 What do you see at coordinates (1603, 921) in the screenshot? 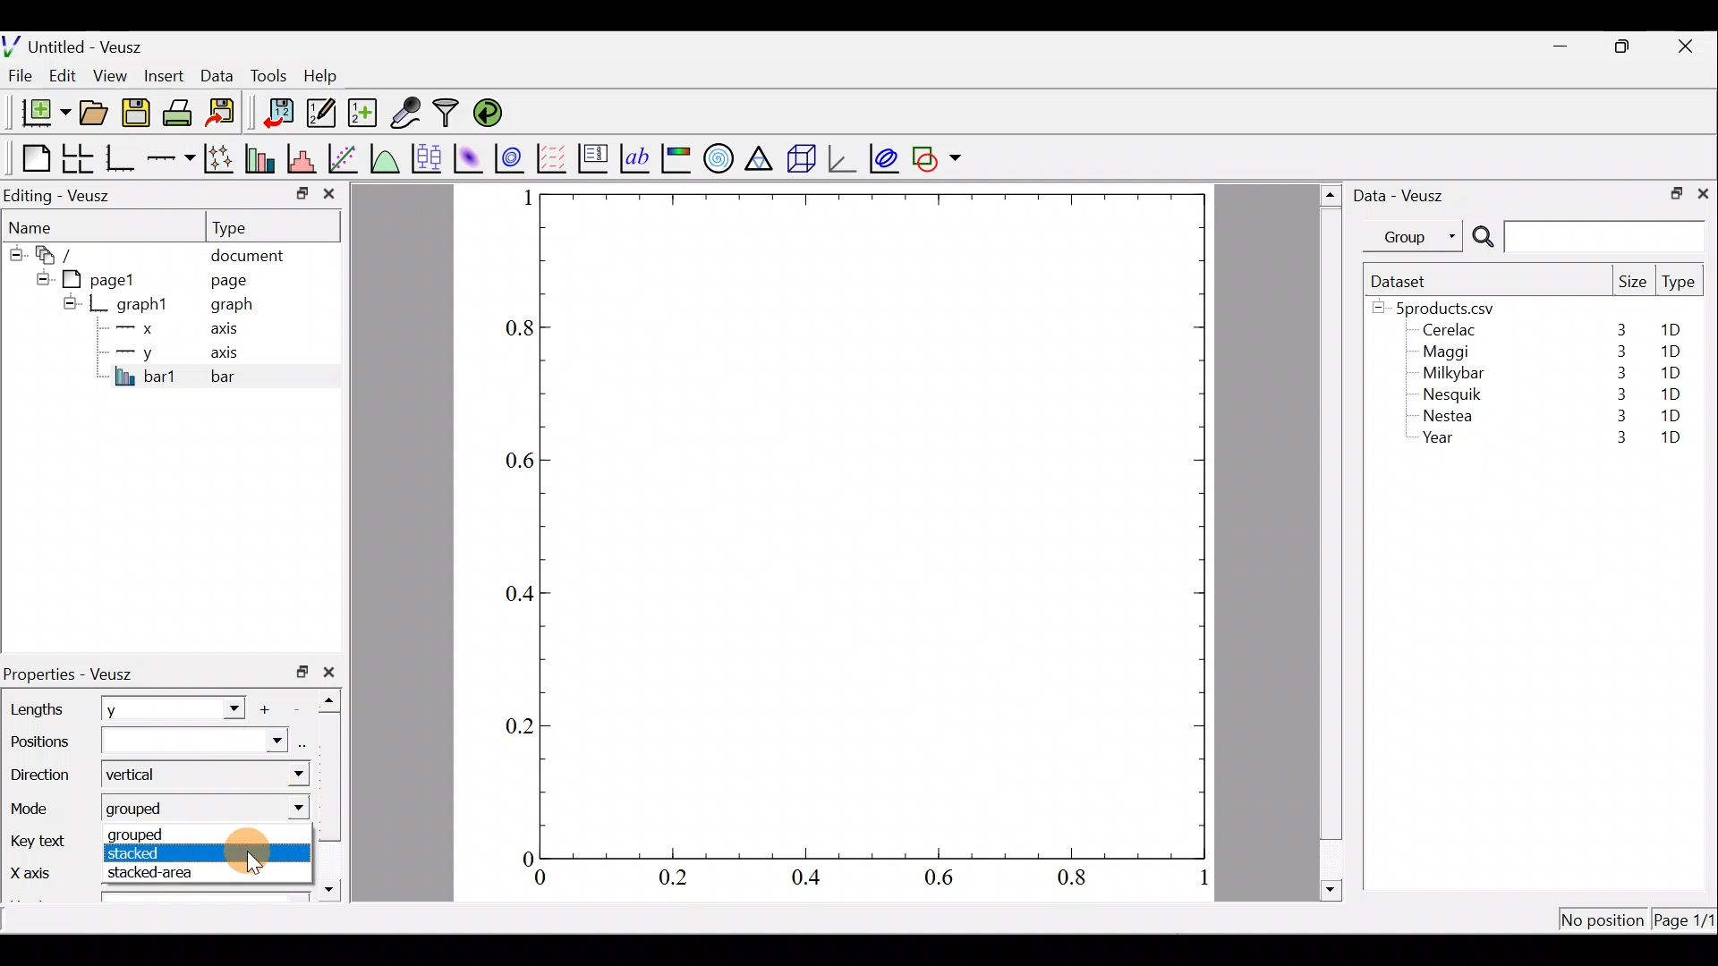
I see `No position` at bounding box center [1603, 921].